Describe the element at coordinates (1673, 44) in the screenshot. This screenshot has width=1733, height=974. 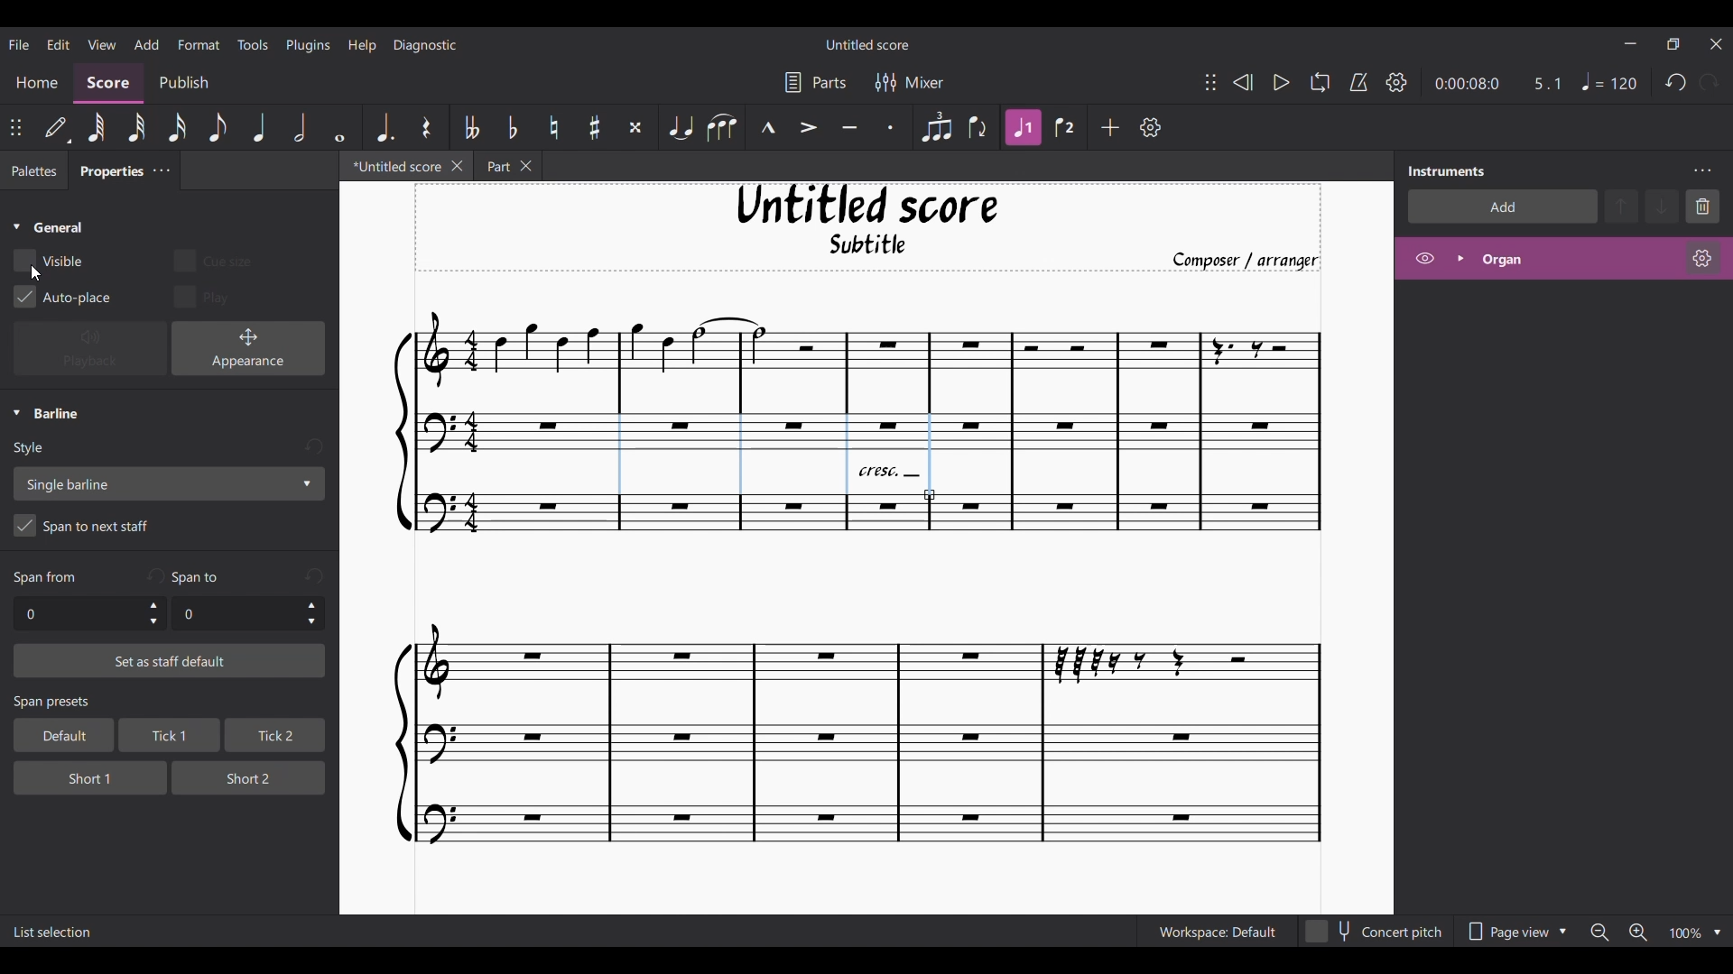
I see `Show interface in a smaller tab` at that location.